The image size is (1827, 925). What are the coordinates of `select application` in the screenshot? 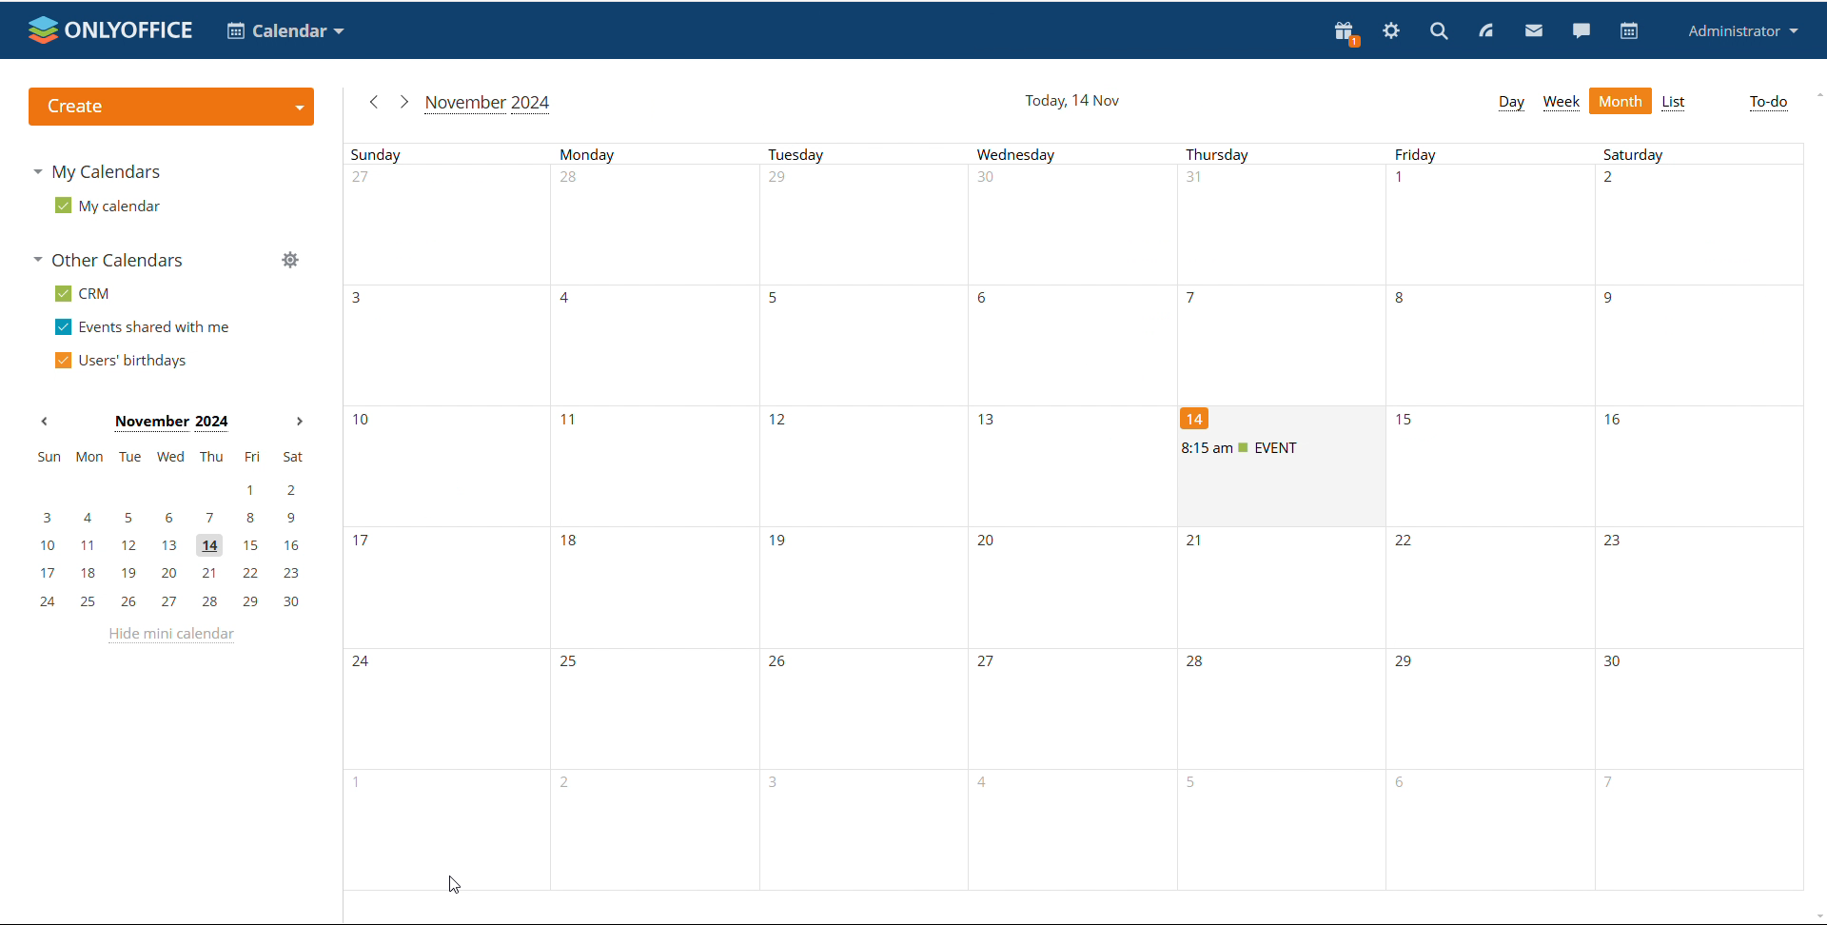 It's located at (284, 31).